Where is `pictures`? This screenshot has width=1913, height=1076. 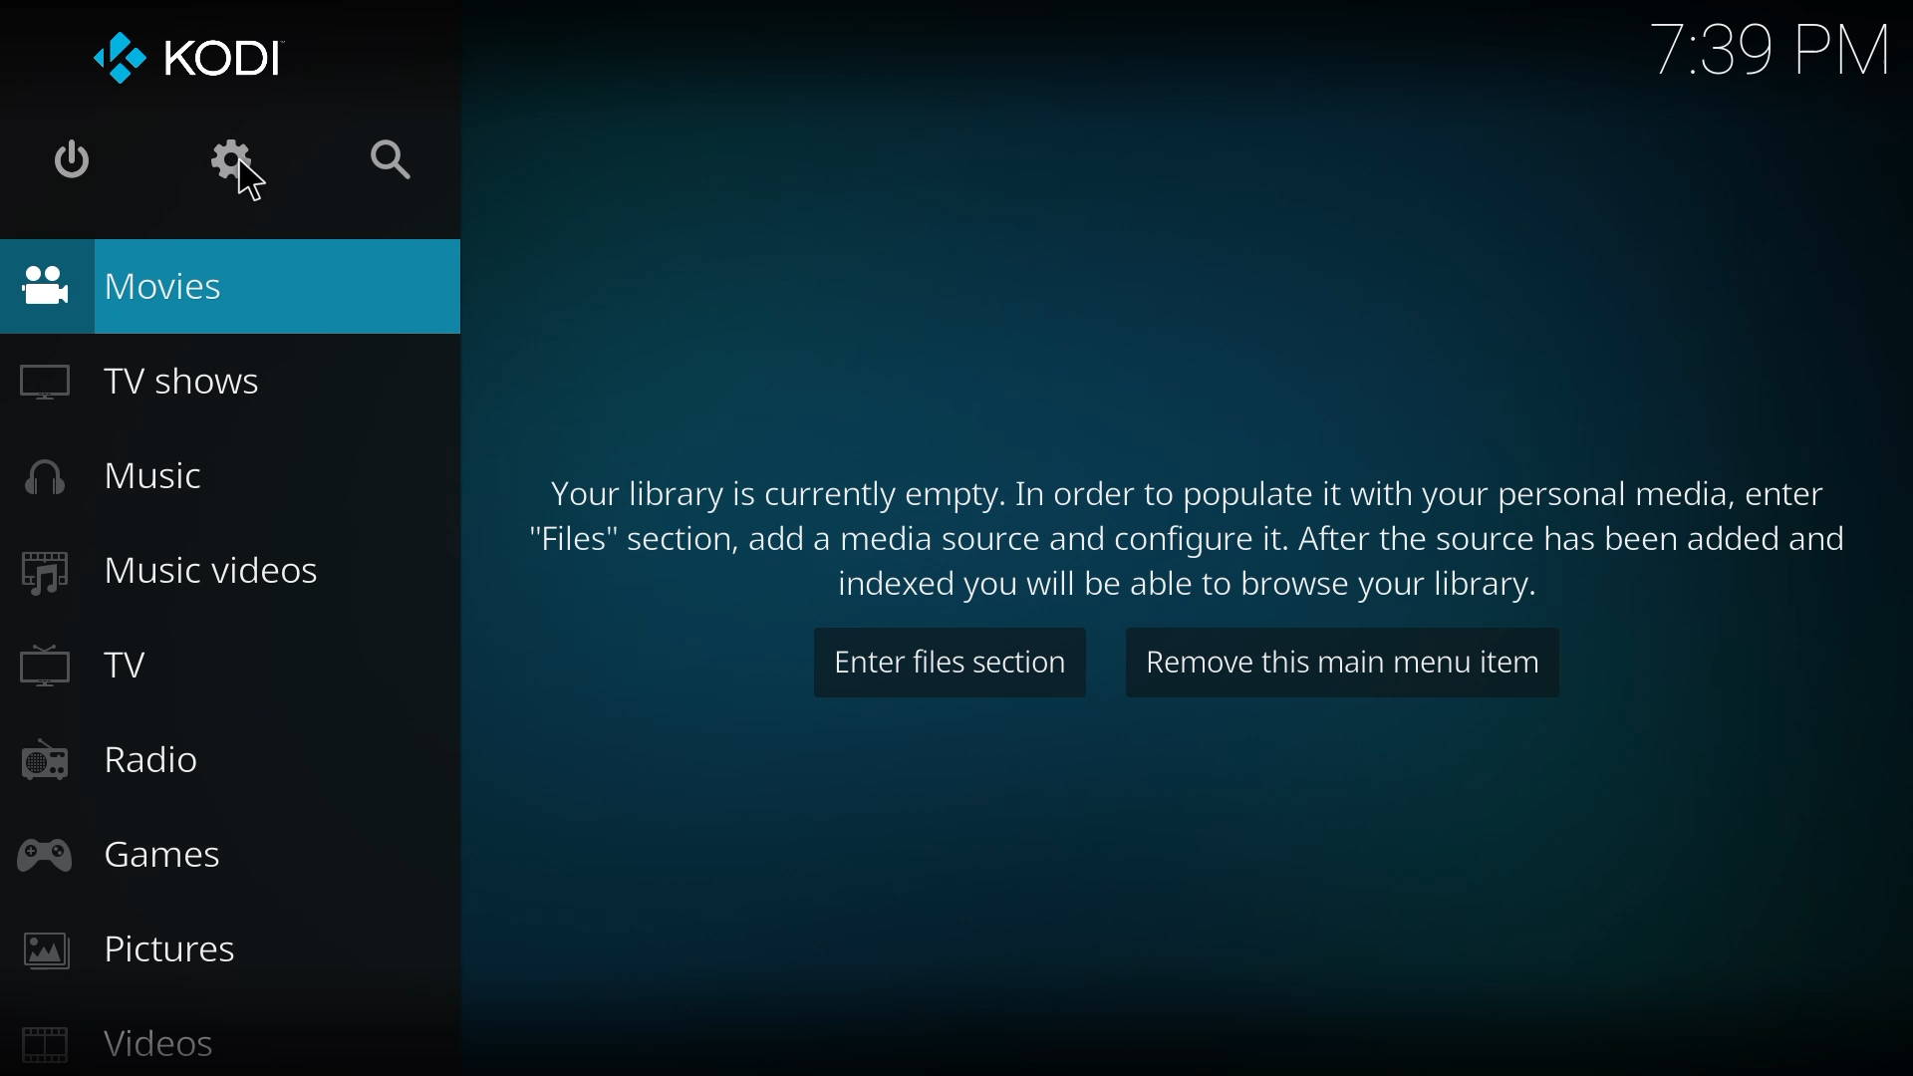 pictures is located at coordinates (127, 953).